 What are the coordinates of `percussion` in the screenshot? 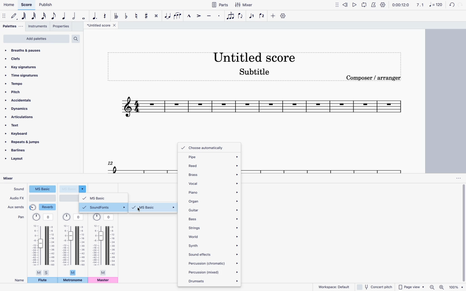 It's located at (214, 263).